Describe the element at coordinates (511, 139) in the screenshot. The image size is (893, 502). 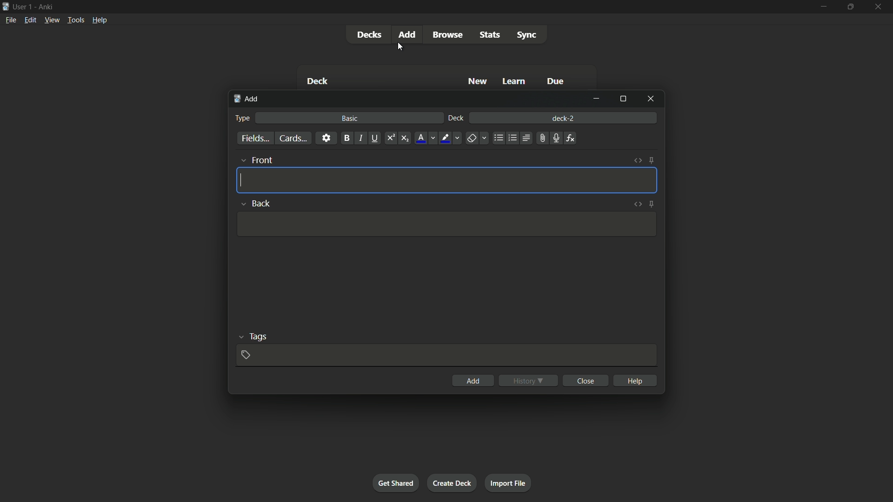
I see `ordered list` at that location.